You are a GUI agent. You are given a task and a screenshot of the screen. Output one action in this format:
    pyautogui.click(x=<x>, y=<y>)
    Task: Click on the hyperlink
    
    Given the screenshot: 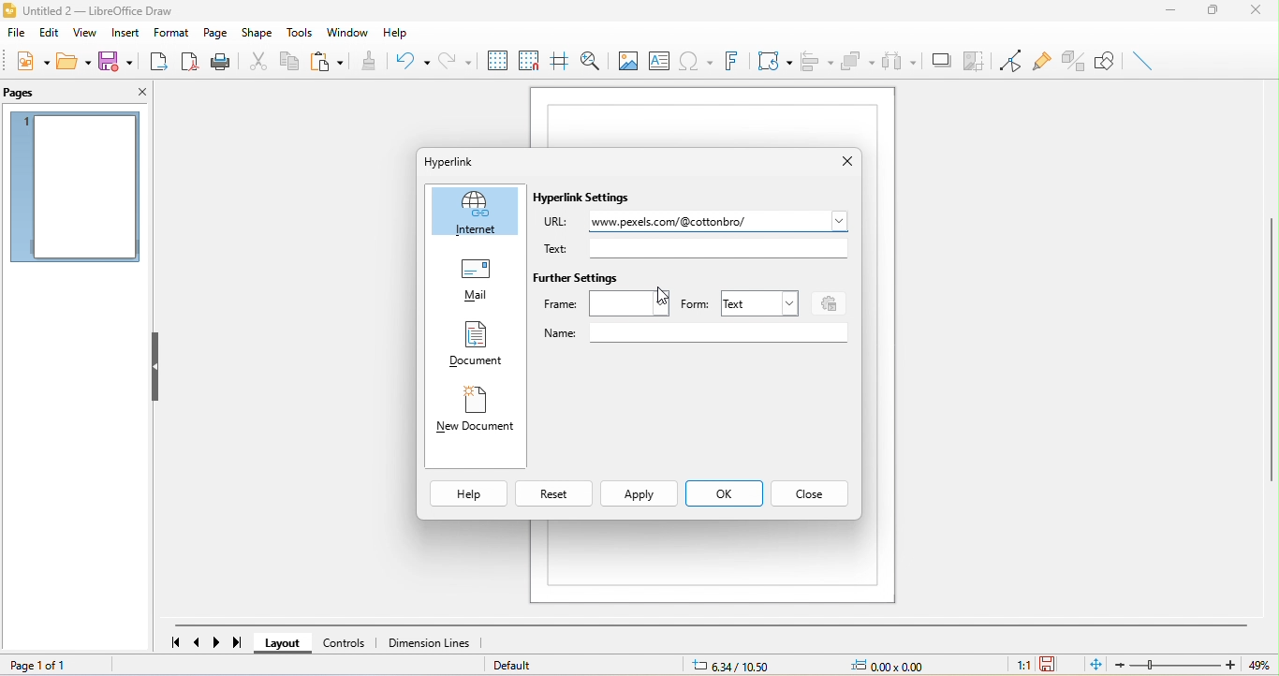 What is the action you would take?
    pyautogui.click(x=450, y=162)
    